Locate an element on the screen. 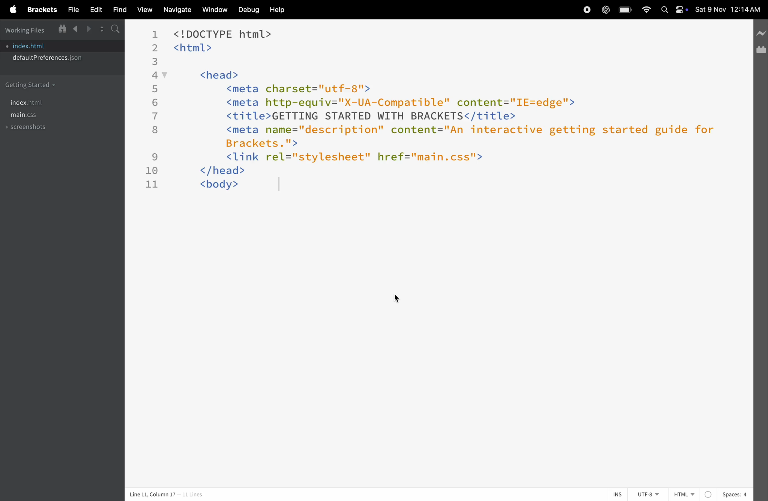  <!DOCTYPE html>
<html>
<head>
<meta charset="utf-8">
<meta http-equiv="X-UA-Compatible" content="IE=edge">
<title>GETTING STARTED WITH BRACKETS</title>
<meta name="description" content="An interactive getting started guide for
Brackets.">
<link rel="stylesheet" href="main.css">
</head>
<body> is located at coordinates (443, 109).